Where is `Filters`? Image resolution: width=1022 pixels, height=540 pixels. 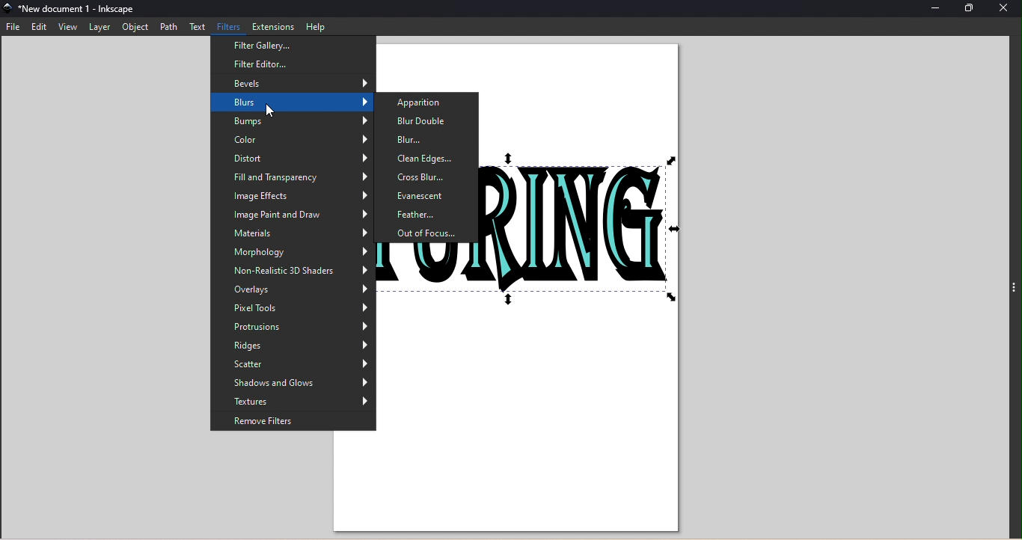 Filters is located at coordinates (226, 27).